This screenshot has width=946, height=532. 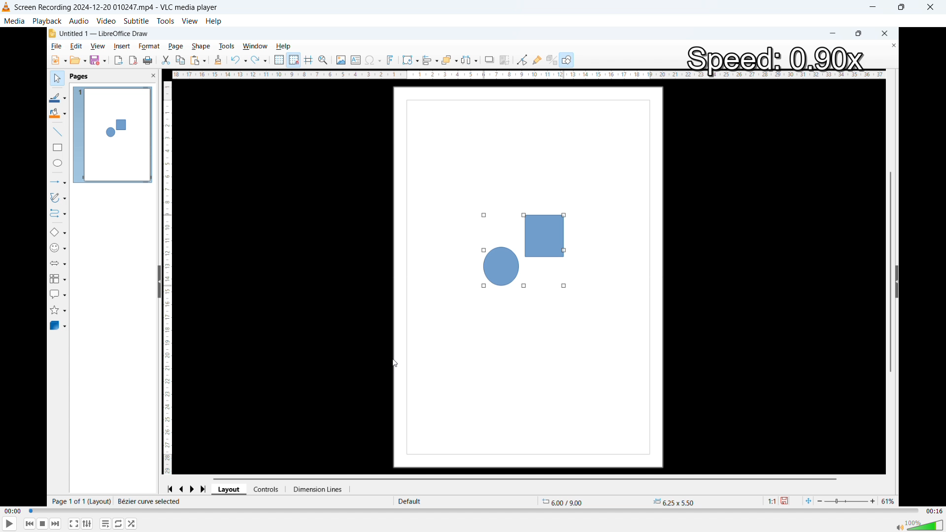 I want to click on Playback , so click(x=47, y=21).